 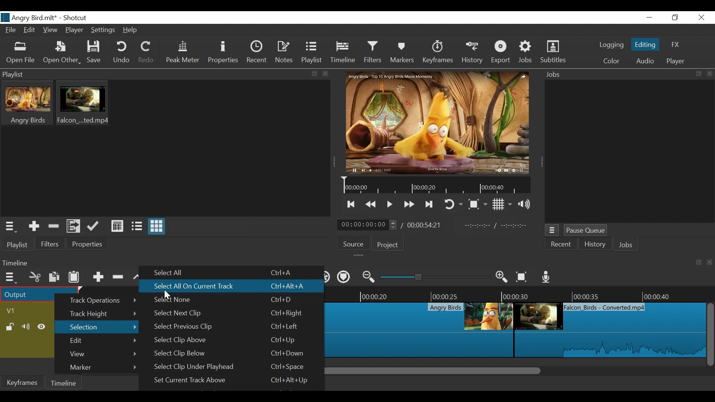 I want to click on Playlist, so click(x=312, y=52).